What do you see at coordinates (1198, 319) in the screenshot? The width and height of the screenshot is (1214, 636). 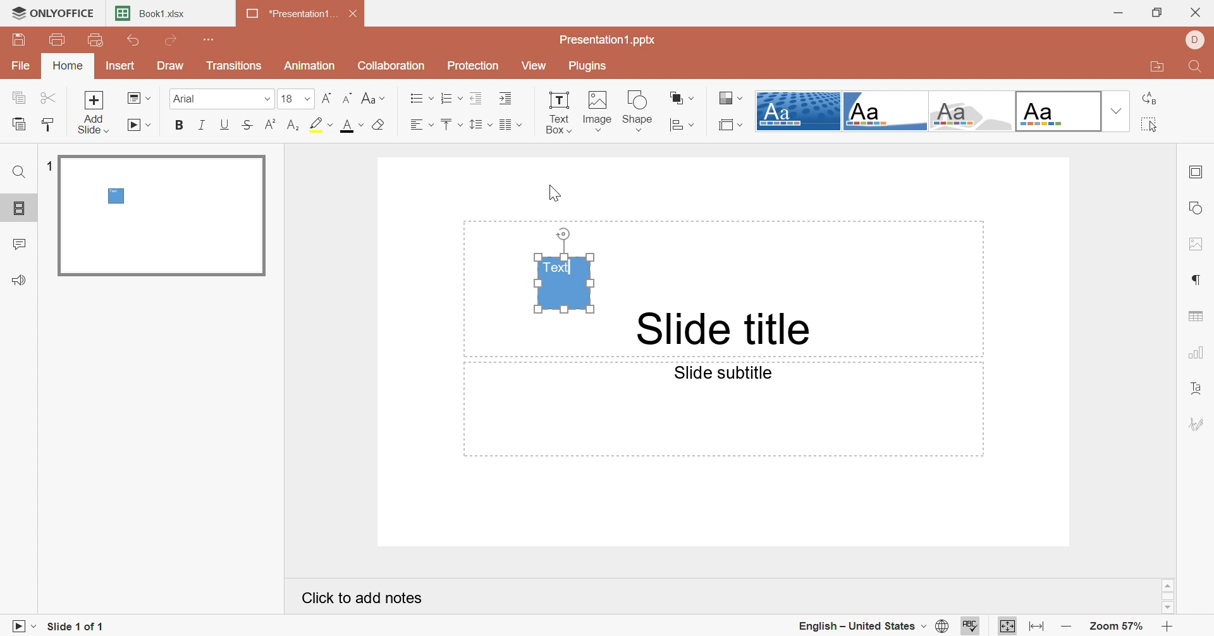 I see `Table settings` at bounding box center [1198, 319].